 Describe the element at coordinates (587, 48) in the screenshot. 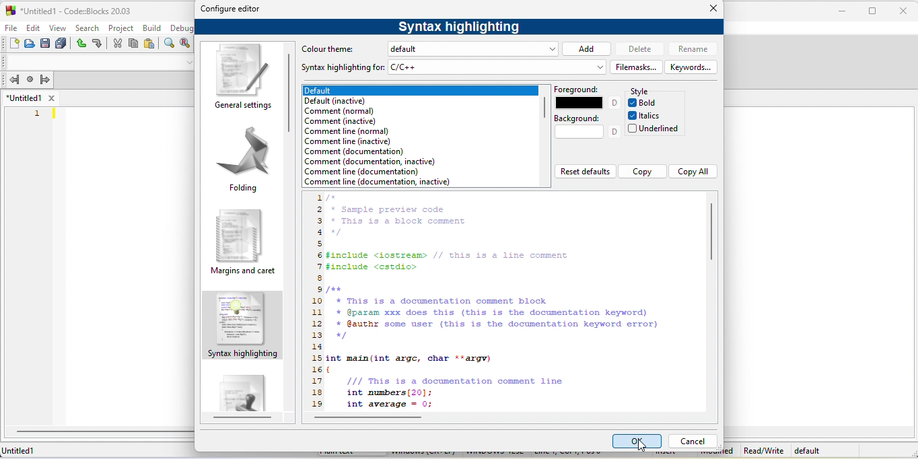

I see `add` at that location.